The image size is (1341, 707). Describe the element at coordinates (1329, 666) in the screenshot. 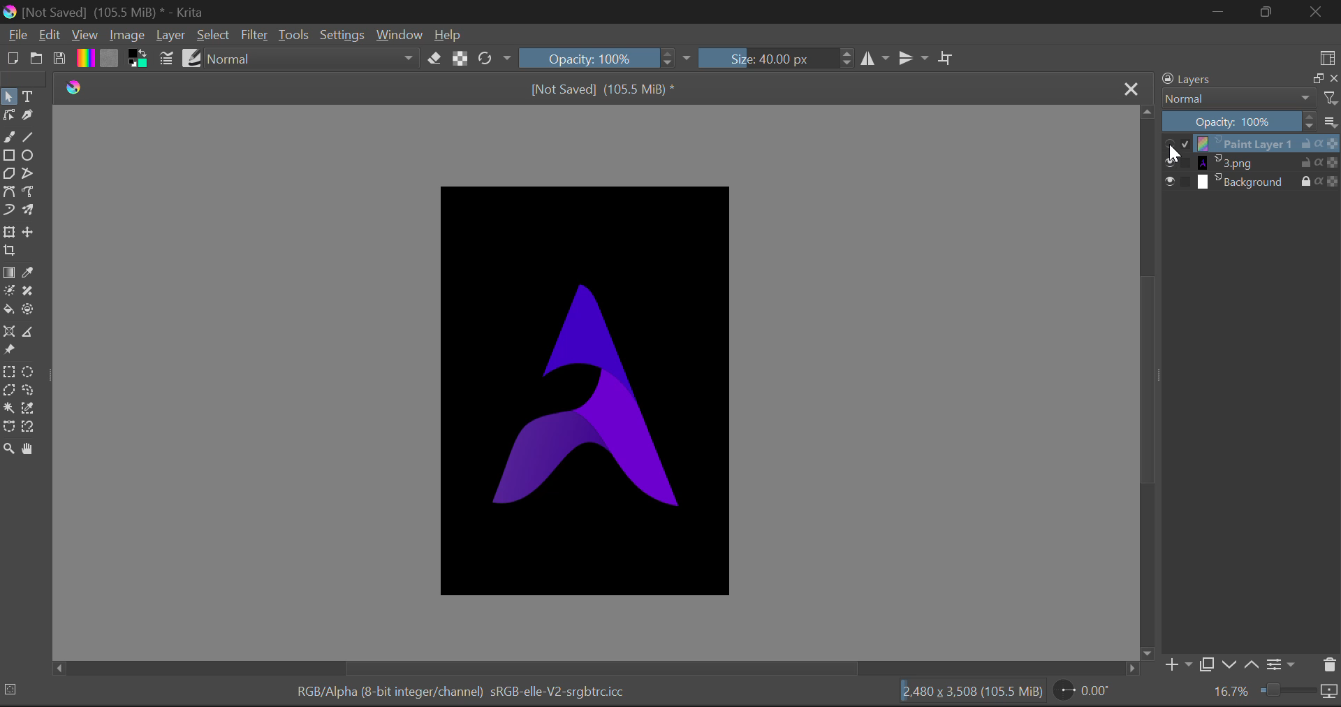

I see `Delete Layer` at that location.